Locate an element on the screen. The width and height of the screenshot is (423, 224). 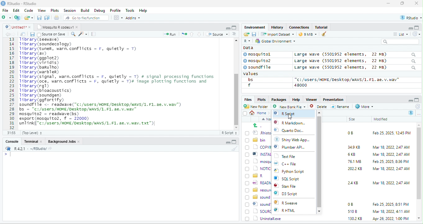
go back is located at coordinates (260, 125).